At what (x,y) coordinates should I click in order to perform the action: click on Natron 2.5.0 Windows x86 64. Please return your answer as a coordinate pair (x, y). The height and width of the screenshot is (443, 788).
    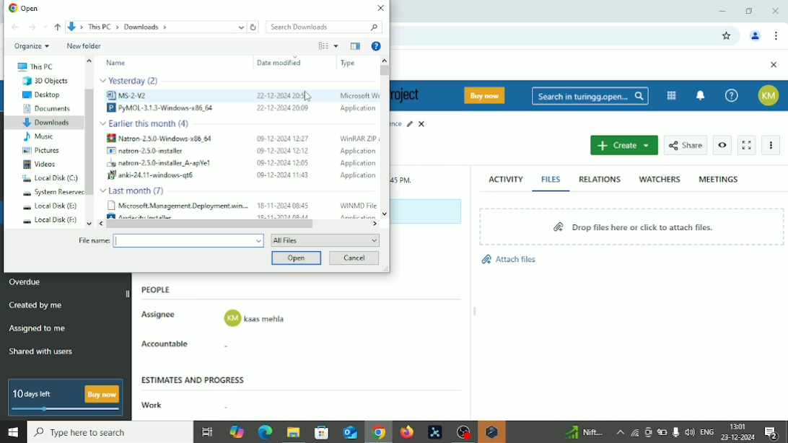
    Looking at the image, I should click on (159, 139).